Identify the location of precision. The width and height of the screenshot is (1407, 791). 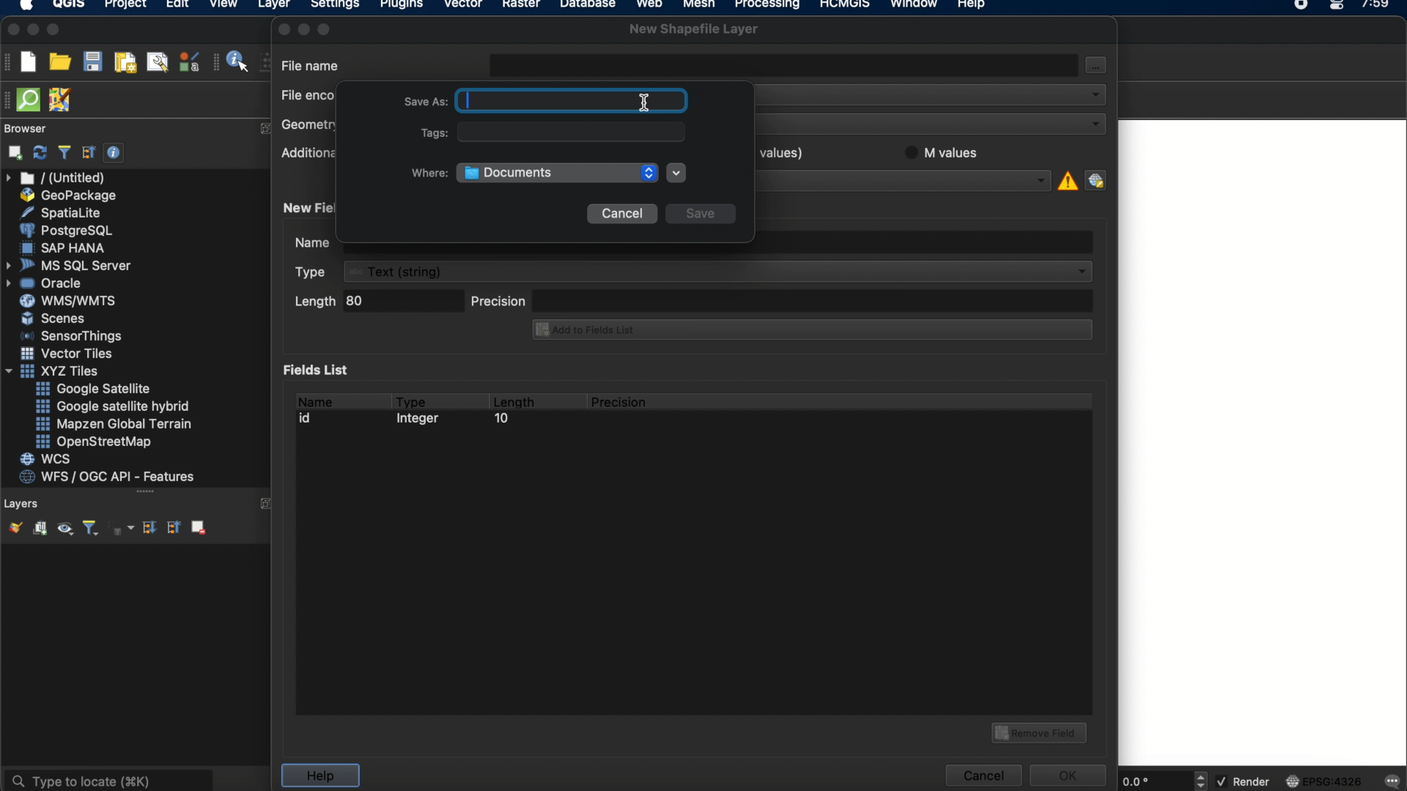
(782, 300).